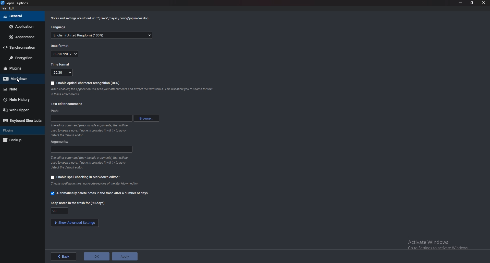 This screenshot has height=263, width=490. What do you see at coordinates (86, 177) in the screenshot?
I see `Enable spell checking` at bounding box center [86, 177].